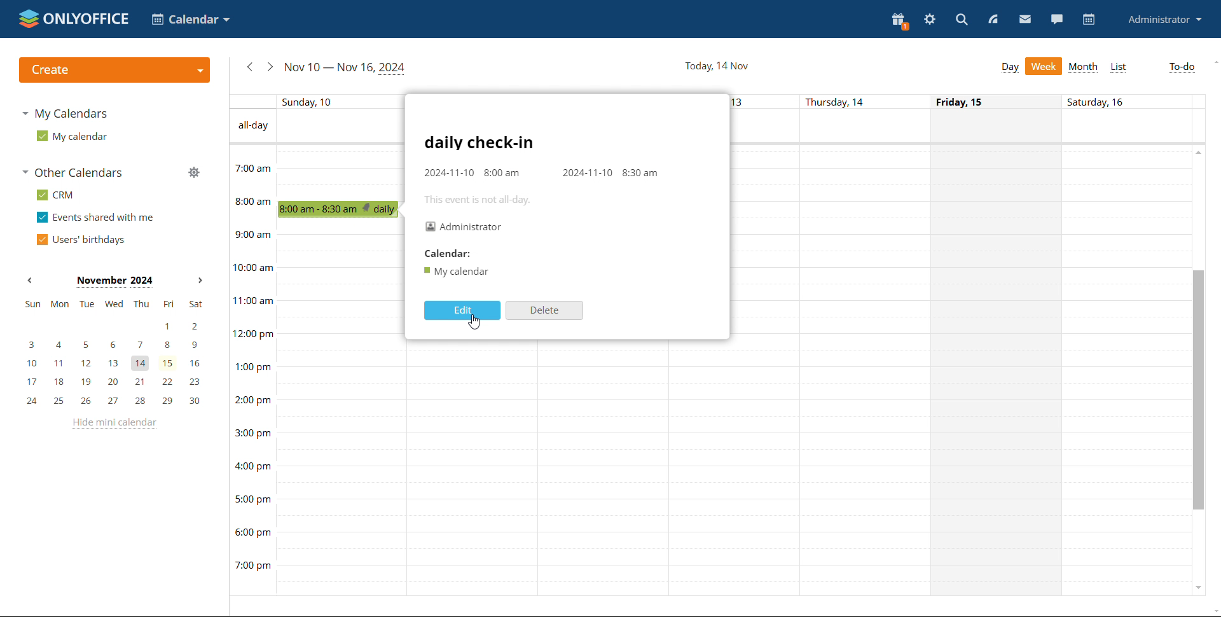 The width and height of the screenshot is (1221, 617). Describe the element at coordinates (483, 199) in the screenshot. I see `the event is not all-day` at that location.